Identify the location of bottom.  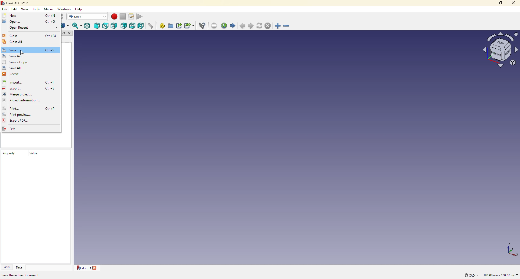
(133, 26).